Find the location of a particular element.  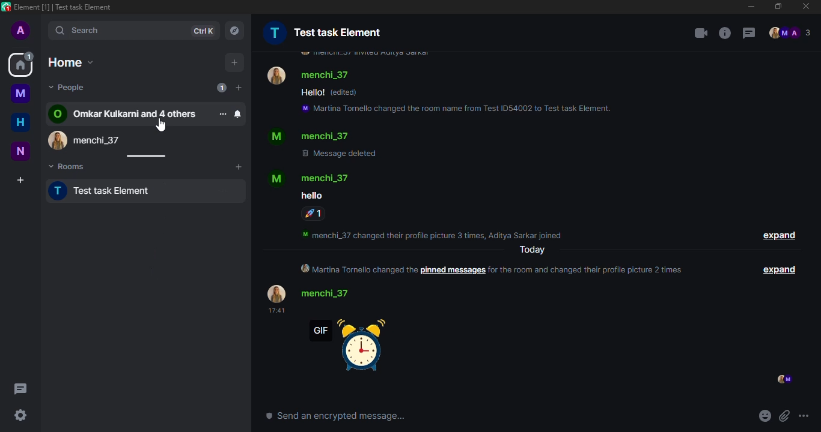

today is located at coordinates (530, 250).